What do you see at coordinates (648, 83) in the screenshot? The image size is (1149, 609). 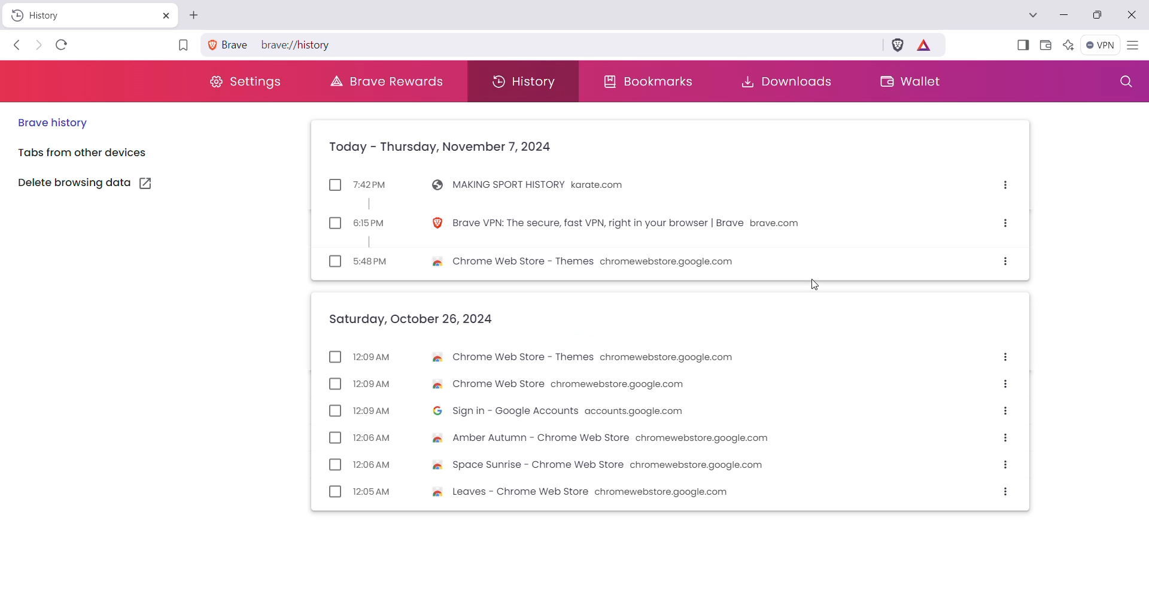 I see `Bookmarks` at bounding box center [648, 83].